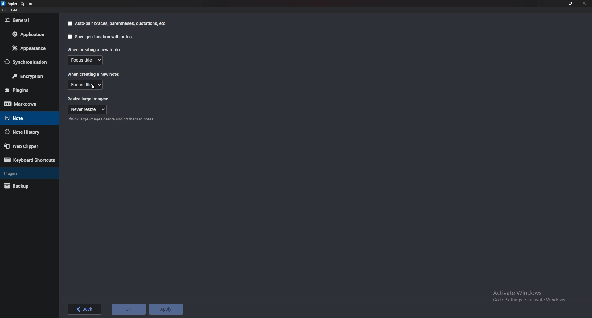 The image size is (592, 318). I want to click on Focus title, so click(85, 60).